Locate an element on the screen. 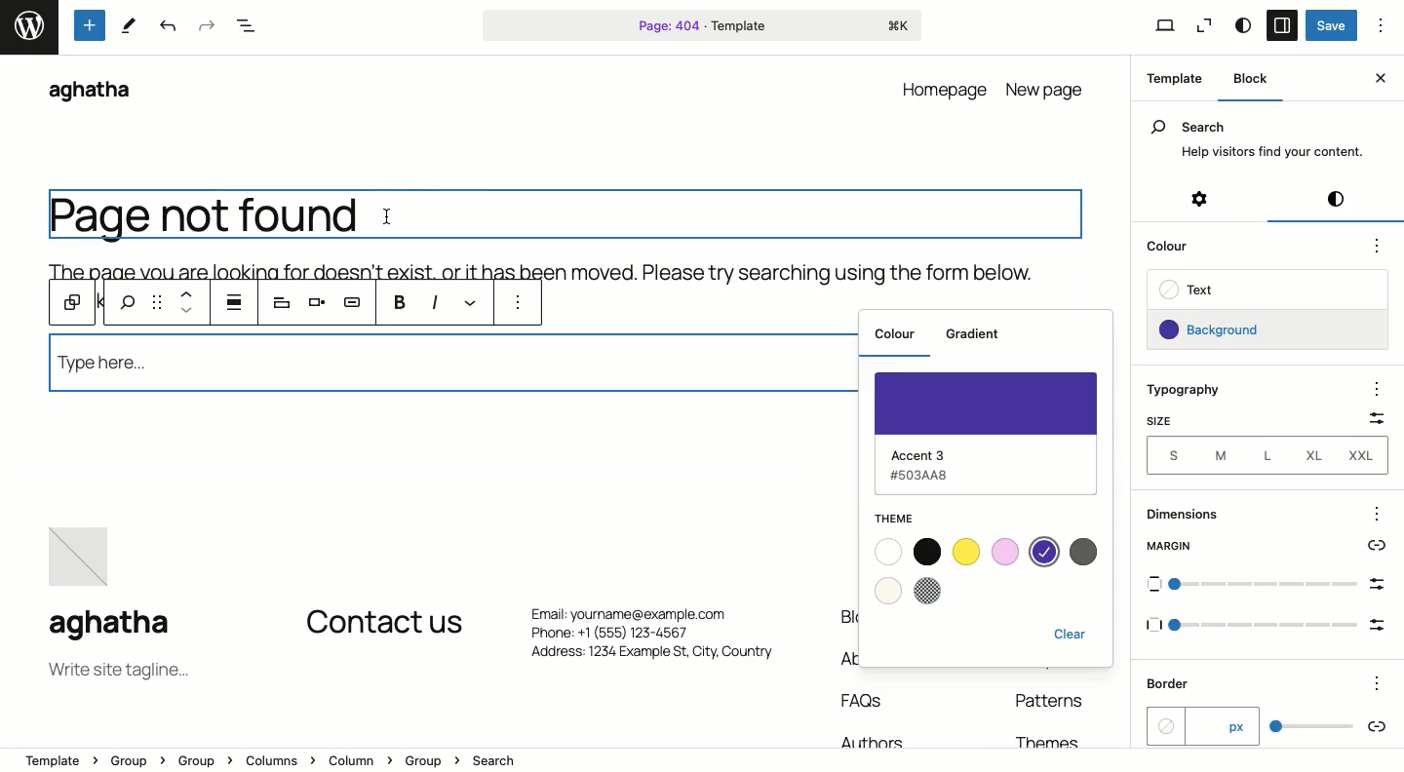  Document overview is located at coordinates (246, 26).